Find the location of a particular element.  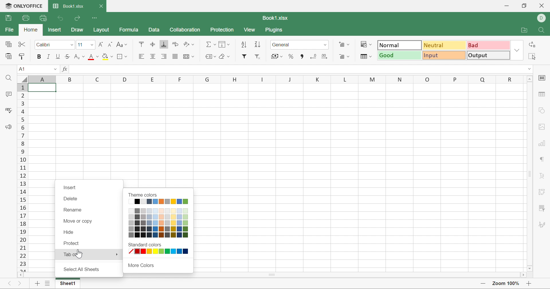

Comments is located at coordinates (7, 94).